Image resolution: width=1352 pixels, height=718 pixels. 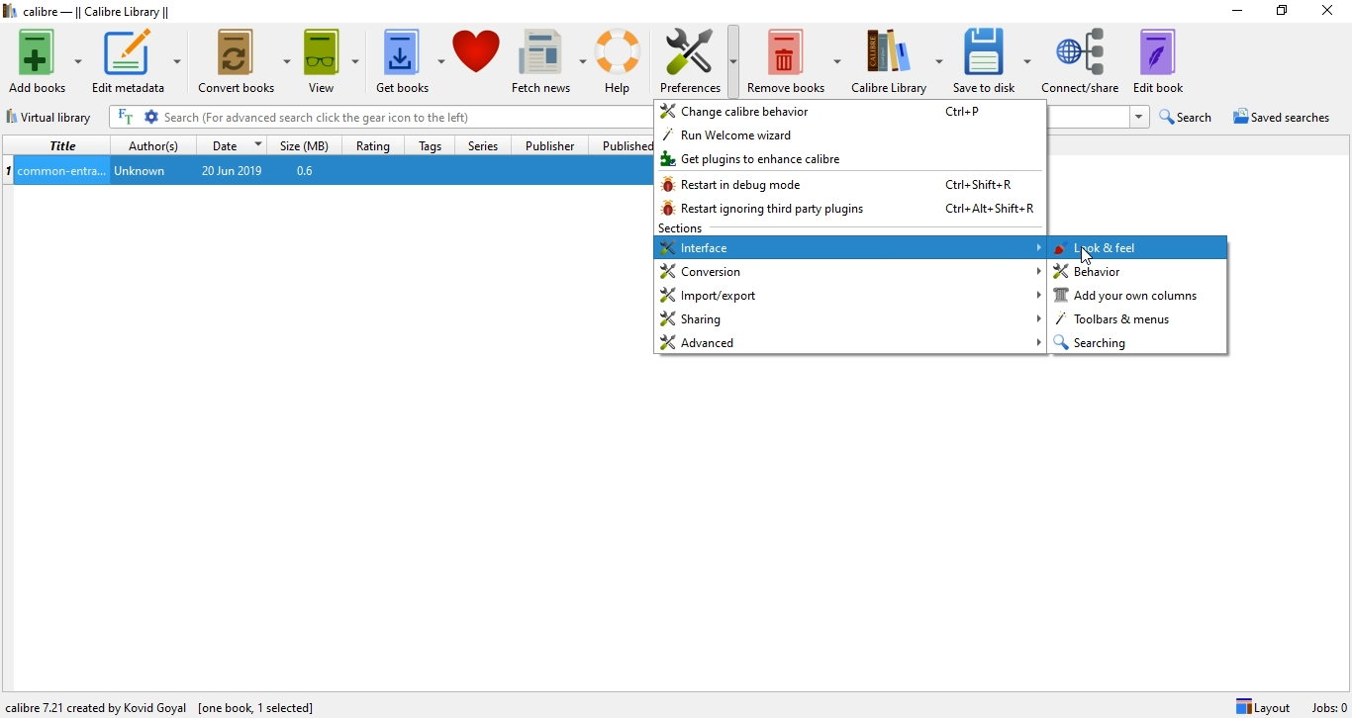 What do you see at coordinates (848, 211) in the screenshot?
I see `restart ignoring third party plugins` at bounding box center [848, 211].